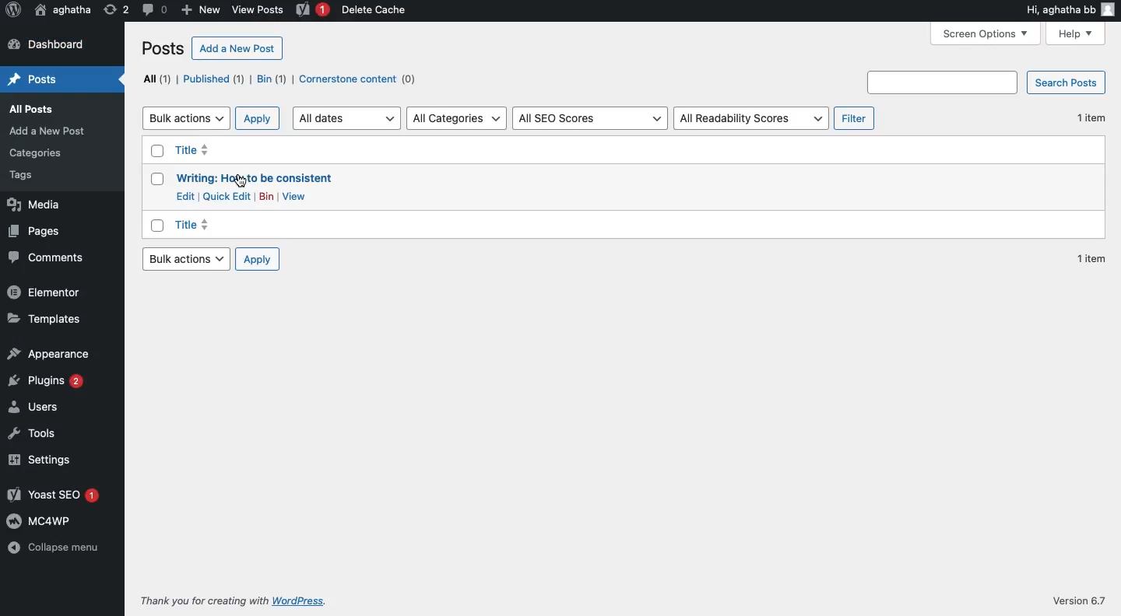 This screenshot has width=1121, height=616. What do you see at coordinates (260, 177) in the screenshot?
I see `Writing: How to be consistent` at bounding box center [260, 177].